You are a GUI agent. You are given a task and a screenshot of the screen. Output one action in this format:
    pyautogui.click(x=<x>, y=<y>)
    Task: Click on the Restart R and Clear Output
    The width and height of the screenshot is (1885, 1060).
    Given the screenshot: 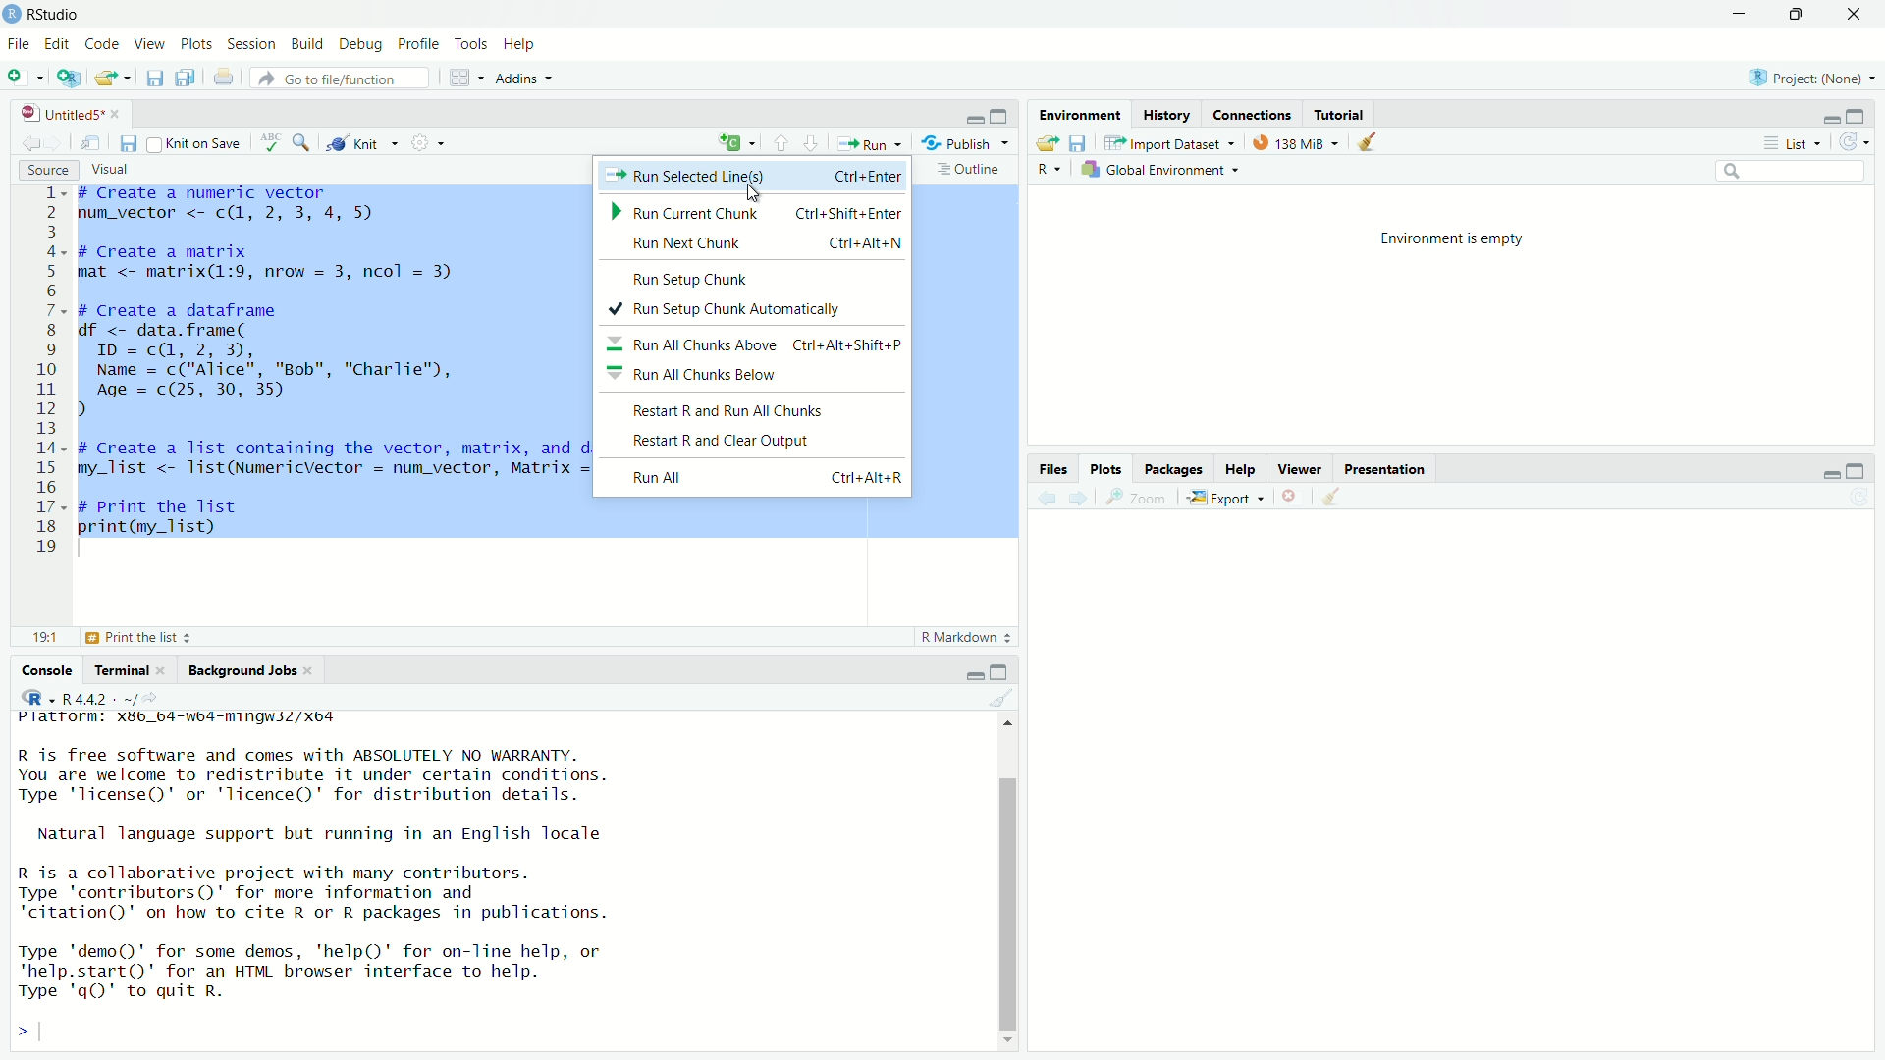 What is the action you would take?
    pyautogui.click(x=747, y=442)
    